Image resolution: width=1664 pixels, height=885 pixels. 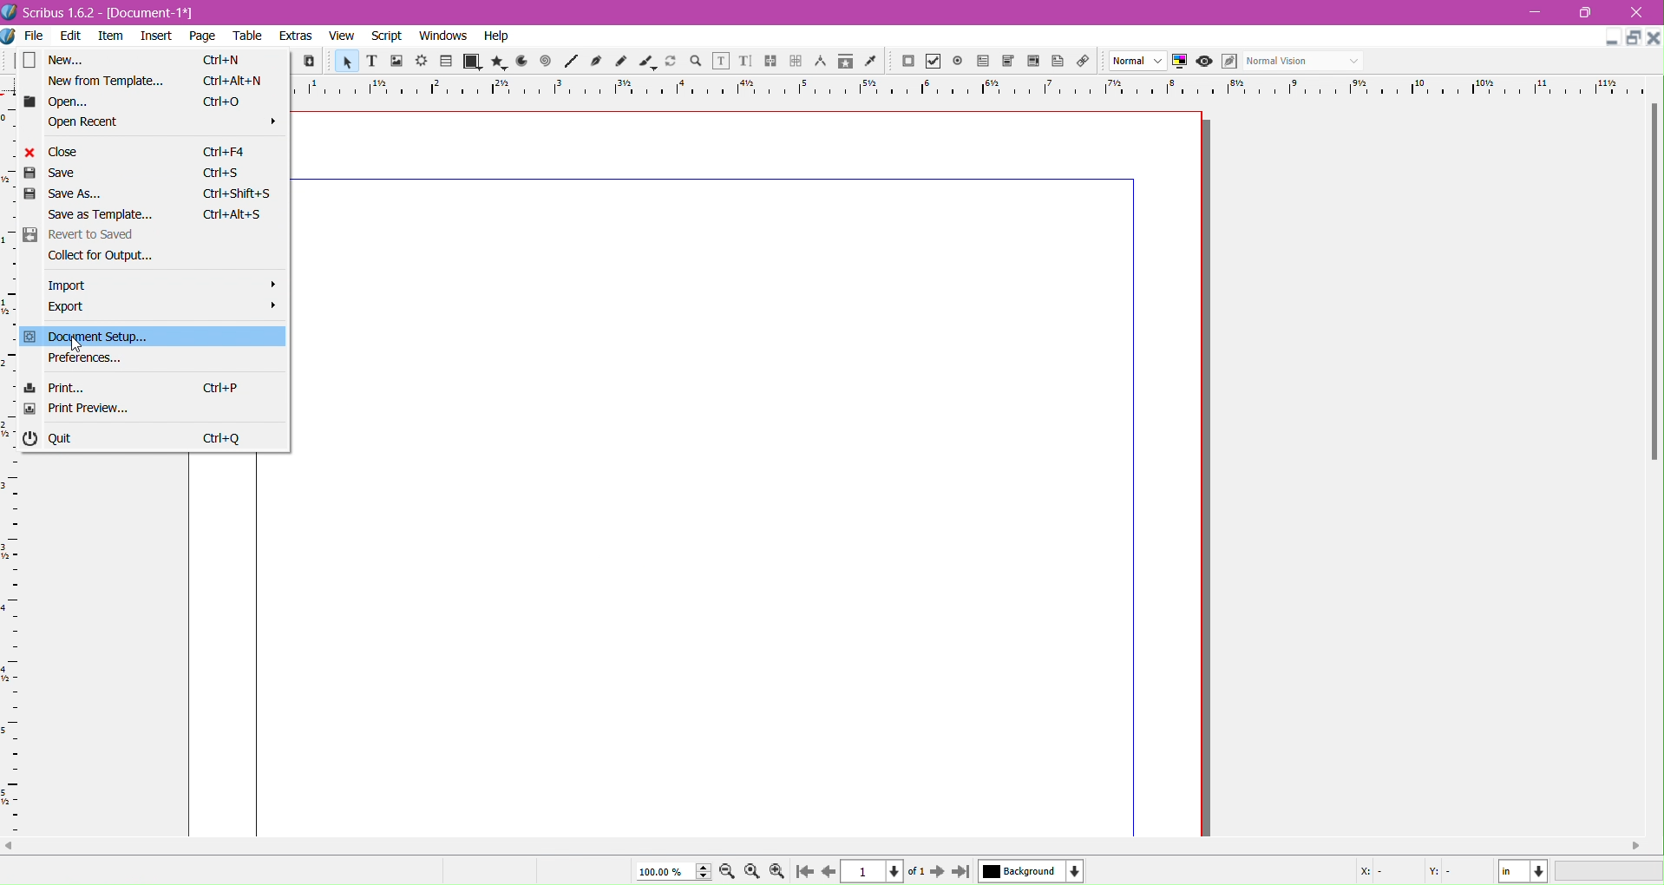 What do you see at coordinates (754, 872) in the screenshot?
I see `zoom to 100%` at bounding box center [754, 872].